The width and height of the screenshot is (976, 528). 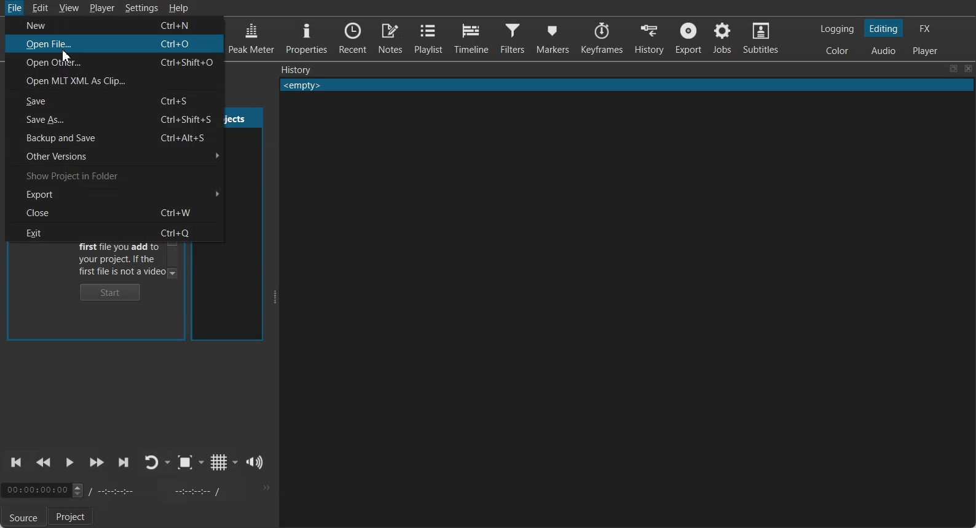 I want to click on View, so click(x=69, y=8).